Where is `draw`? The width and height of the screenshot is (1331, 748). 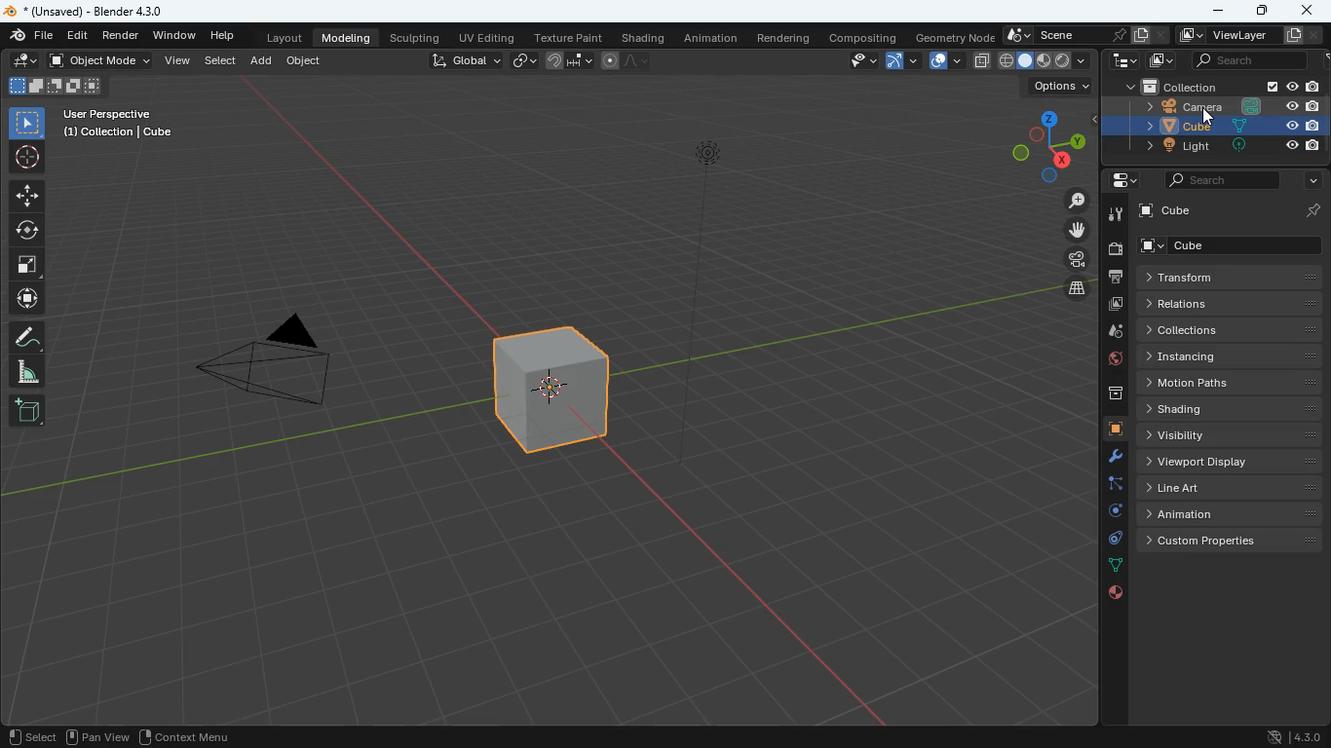 draw is located at coordinates (26, 335).